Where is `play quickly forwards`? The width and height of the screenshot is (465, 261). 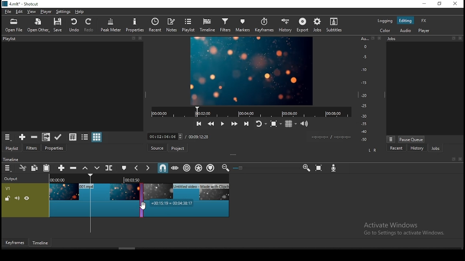 play quickly forwards is located at coordinates (234, 124).